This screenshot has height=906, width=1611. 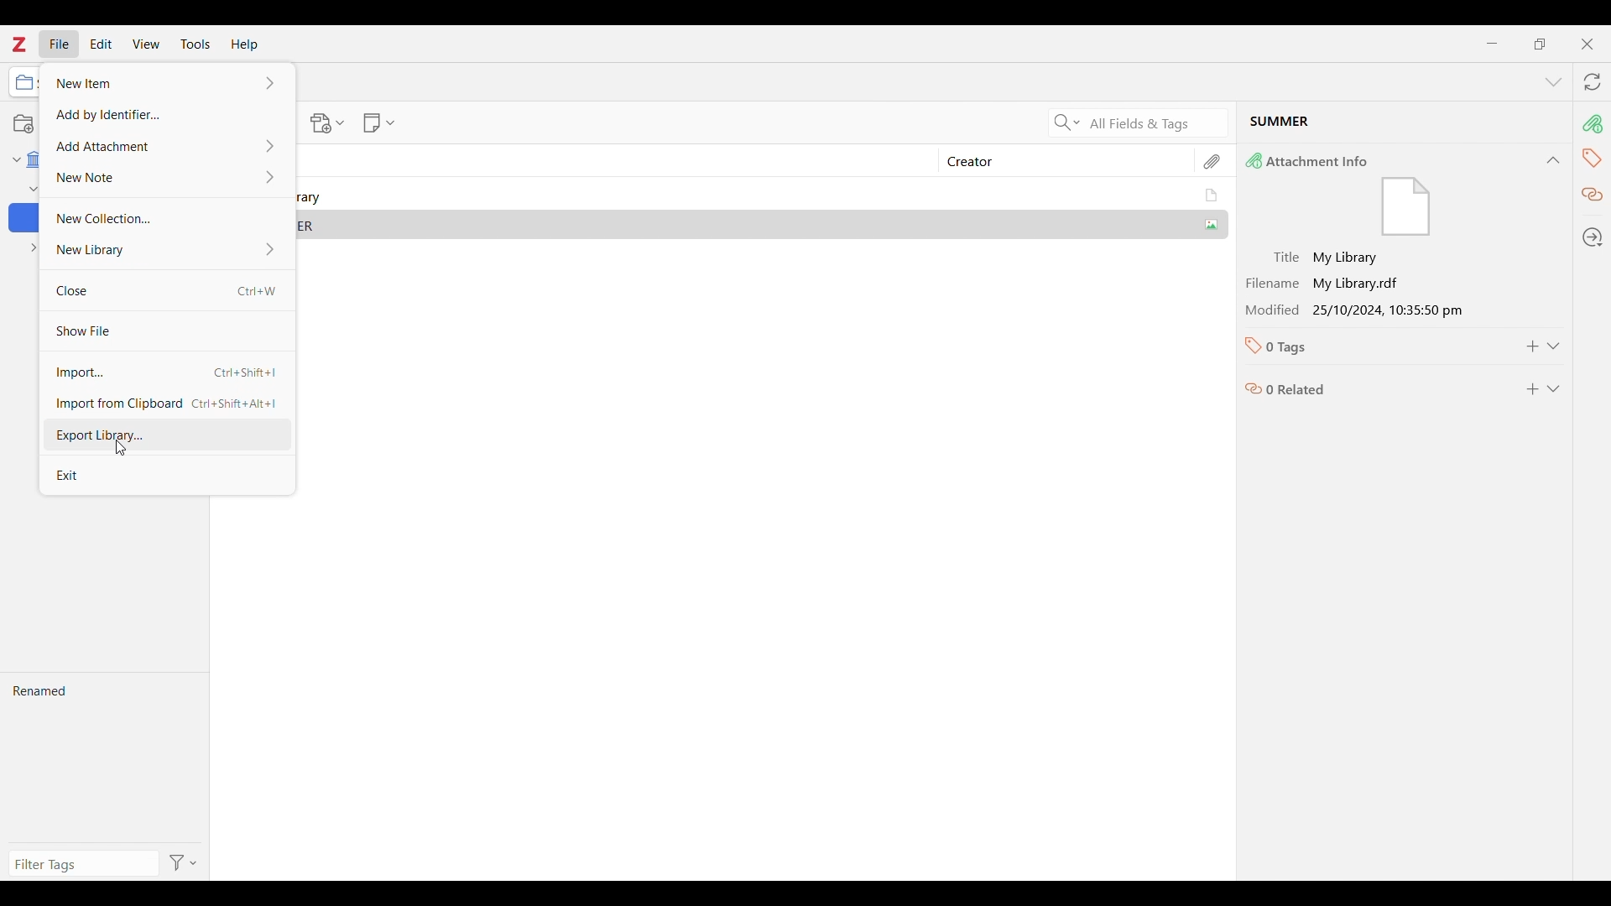 What do you see at coordinates (1532, 389) in the screenshot?
I see `Add` at bounding box center [1532, 389].